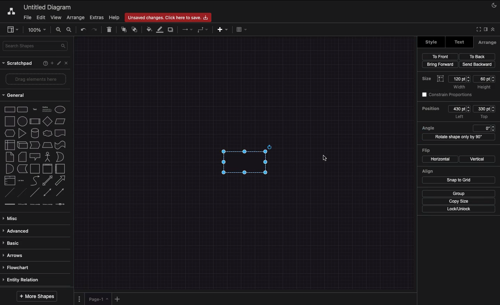  I want to click on Snap to grid, so click(458, 180).